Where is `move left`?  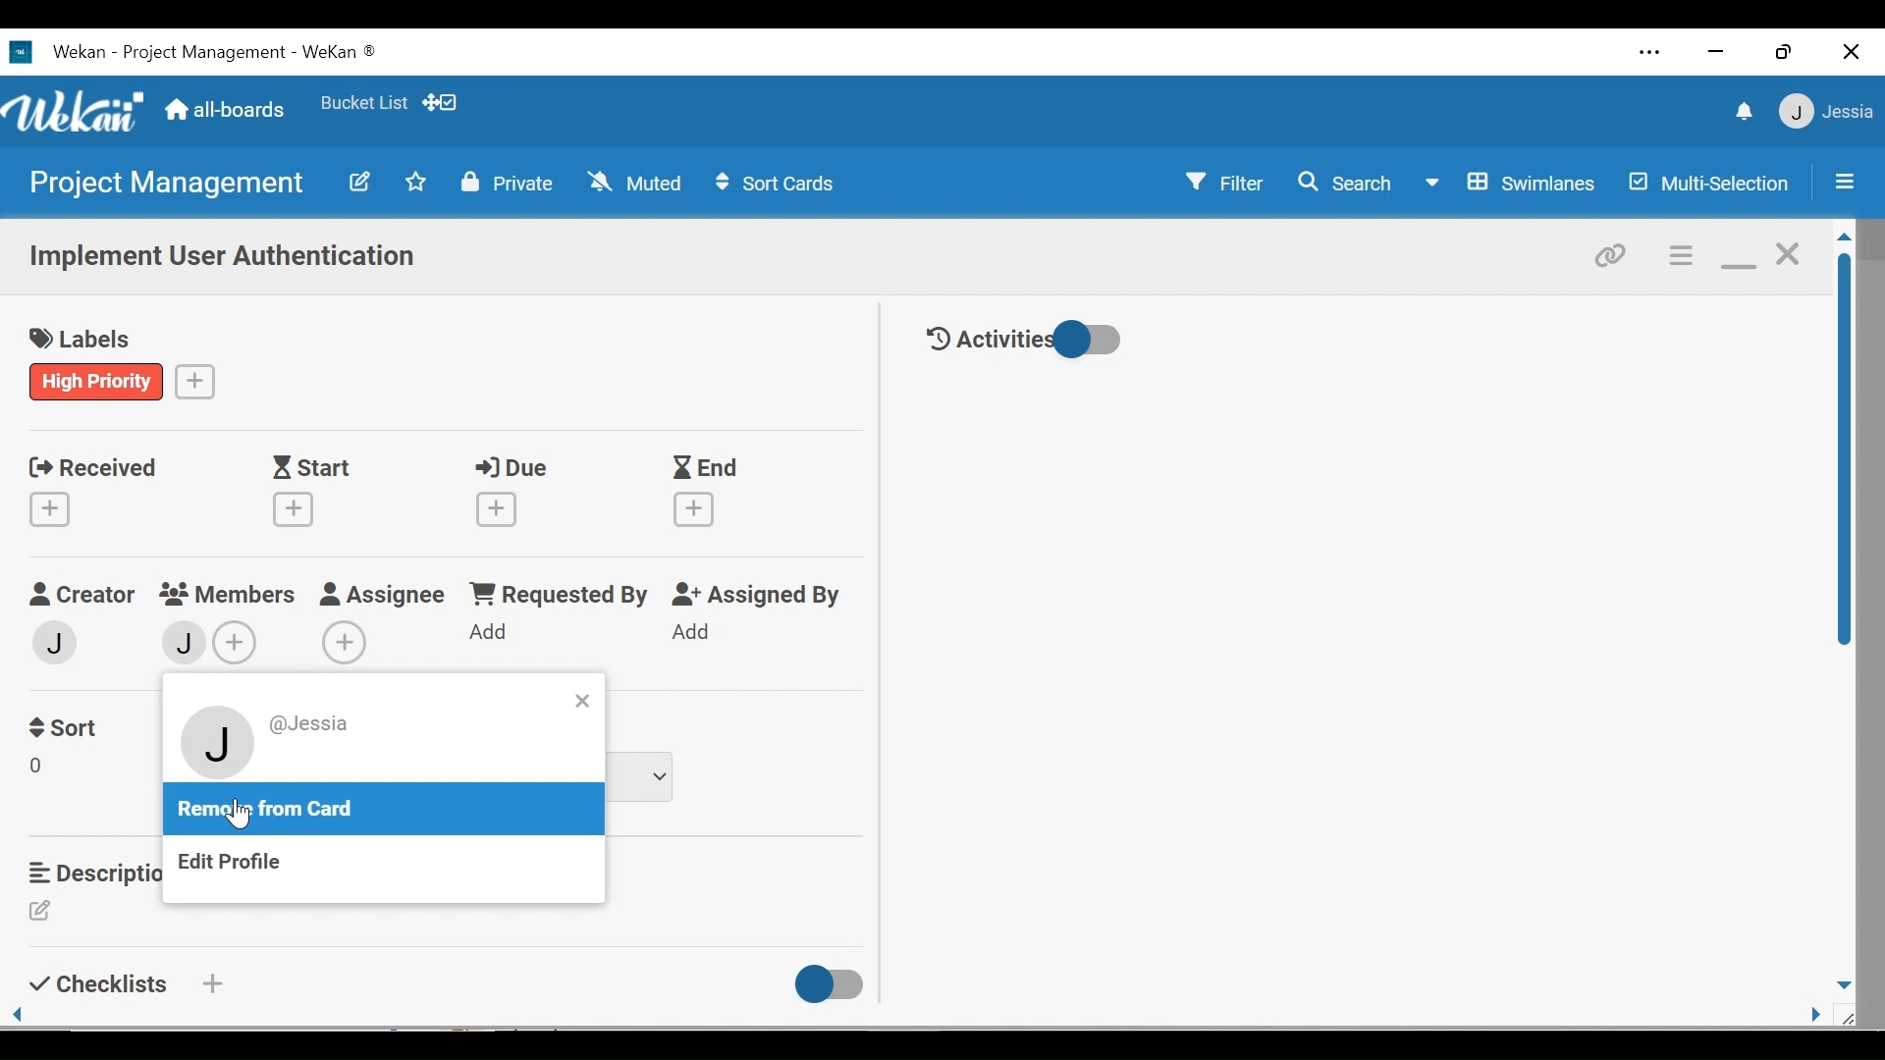
move left is located at coordinates (19, 1016).